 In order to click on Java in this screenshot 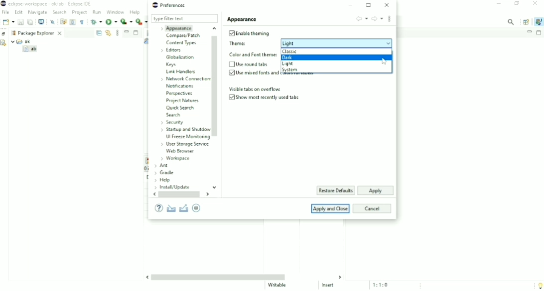, I will do `click(538, 21)`.